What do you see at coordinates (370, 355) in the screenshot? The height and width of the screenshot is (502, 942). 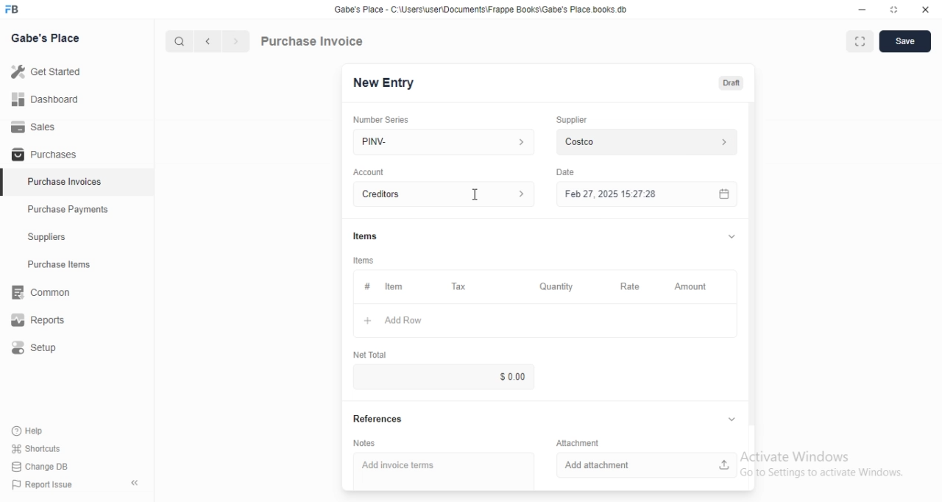 I see `Net Total` at bounding box center [370, 355].